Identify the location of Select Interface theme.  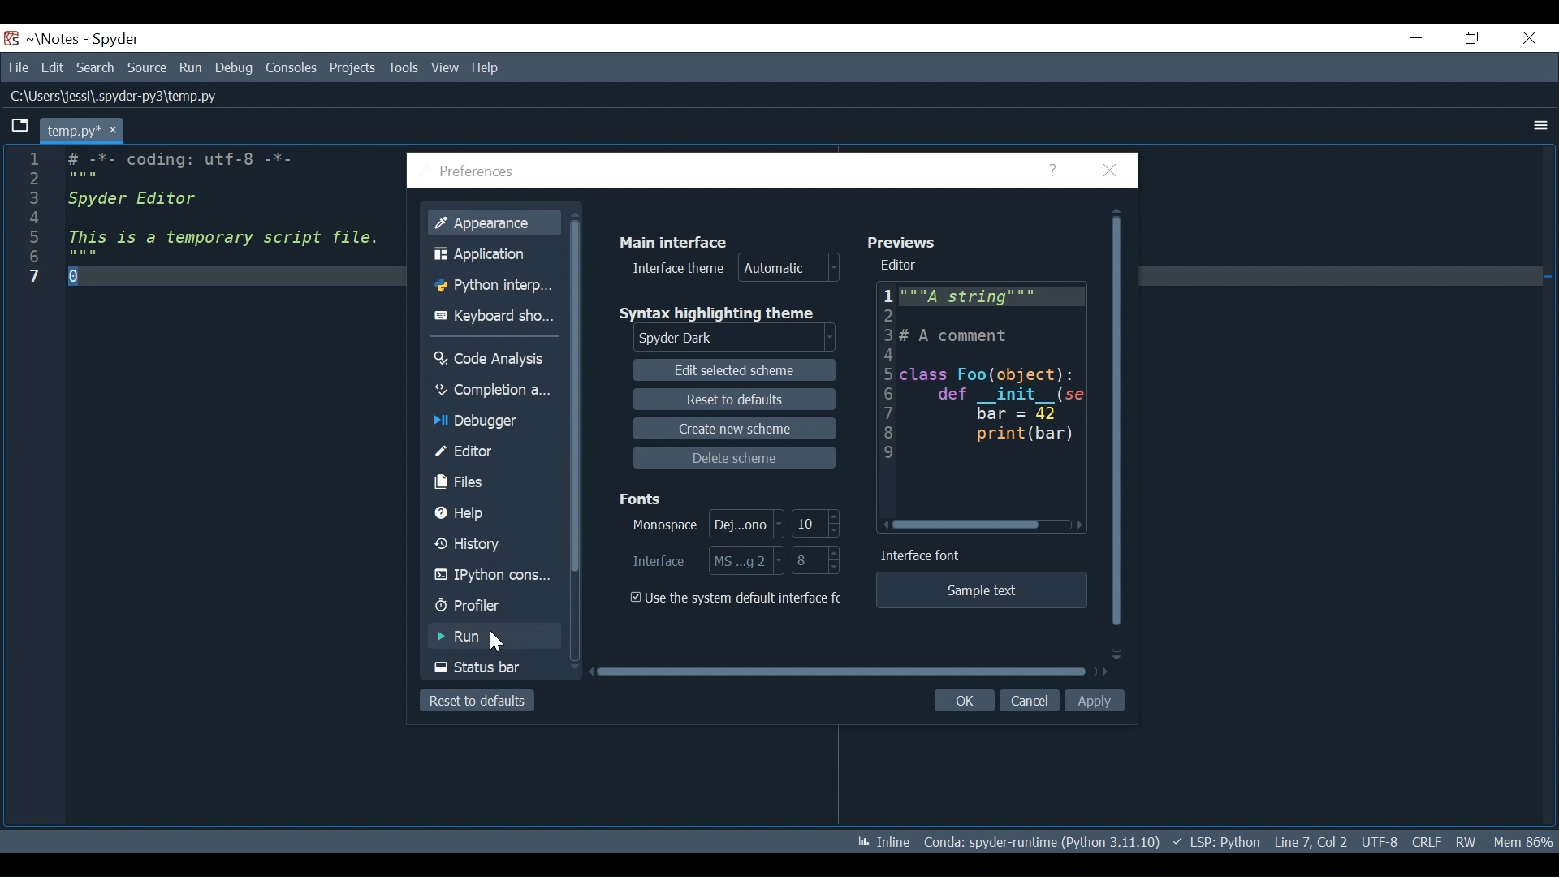
(736, 267).